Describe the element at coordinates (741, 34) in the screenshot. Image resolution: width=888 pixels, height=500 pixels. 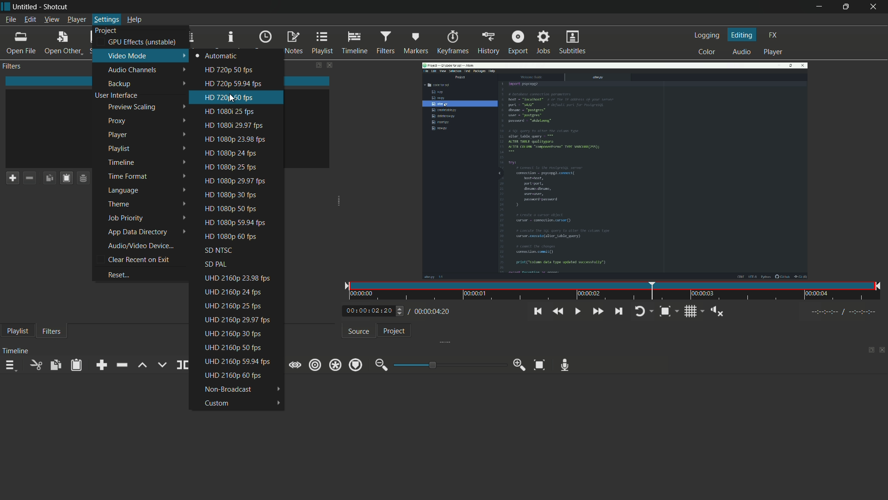
I see `editing` at that location.